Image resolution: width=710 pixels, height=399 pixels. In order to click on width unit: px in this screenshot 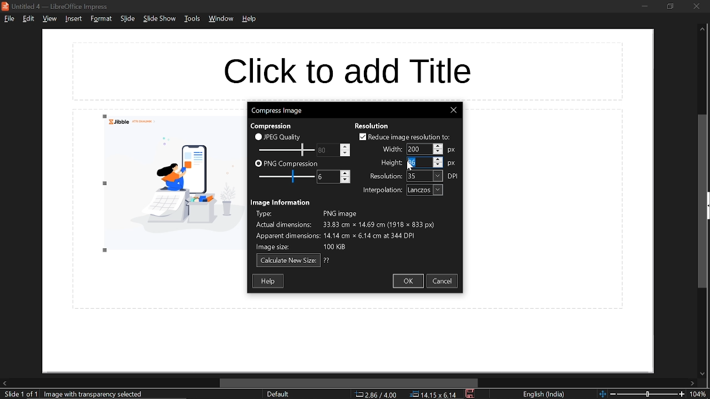, I will do `click(452, 150)`.